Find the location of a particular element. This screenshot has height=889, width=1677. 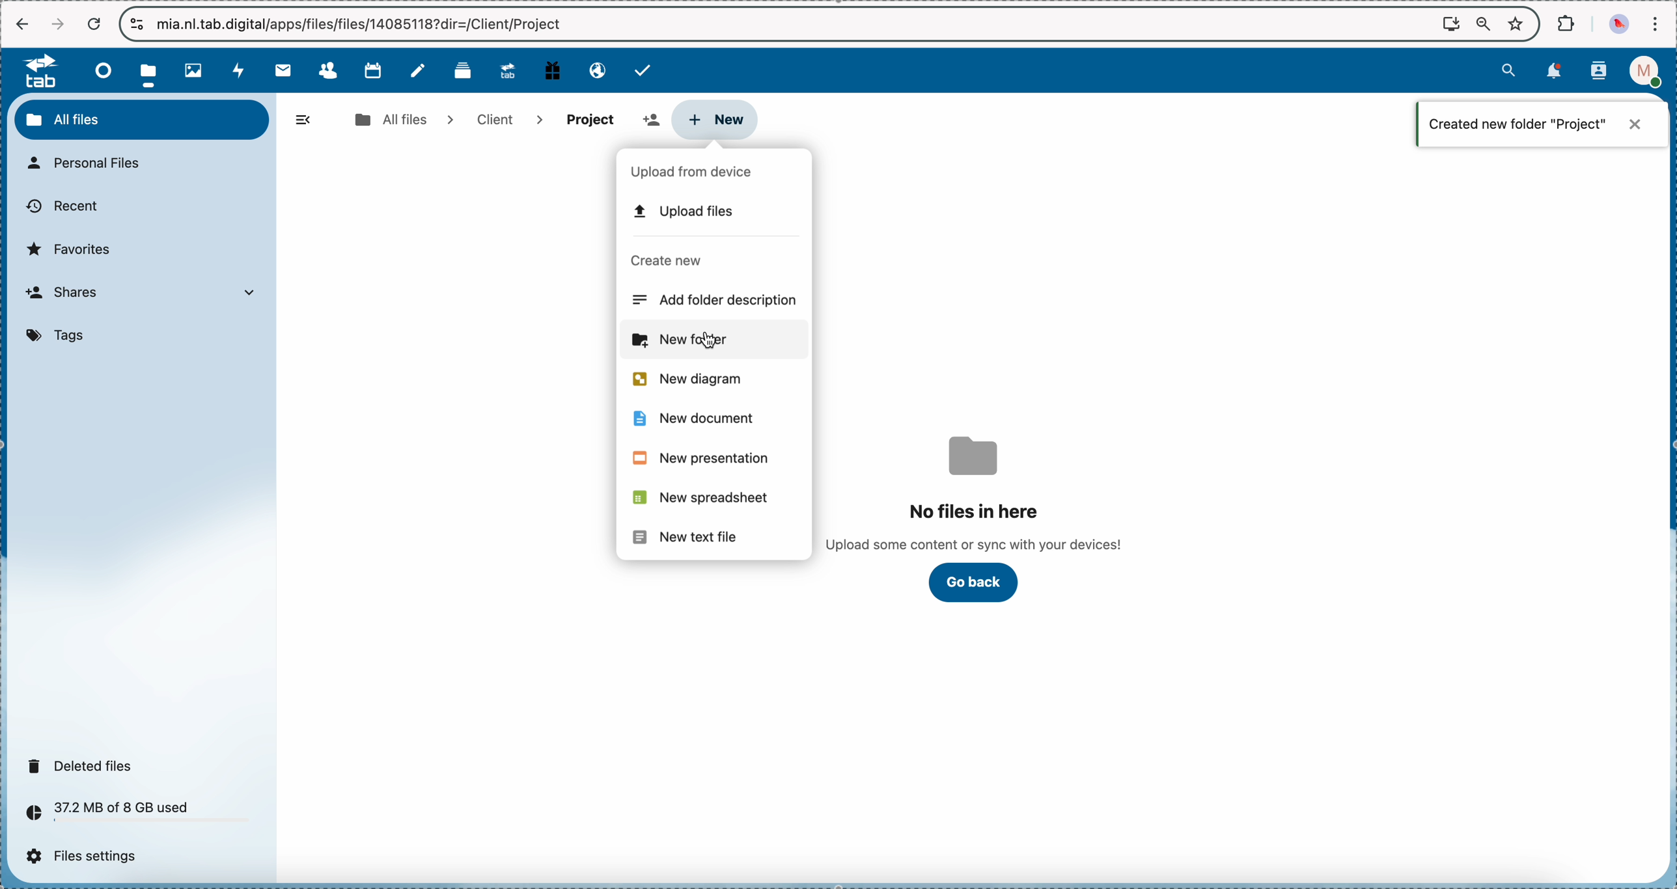

screen is located at coordinates (1451, 23).